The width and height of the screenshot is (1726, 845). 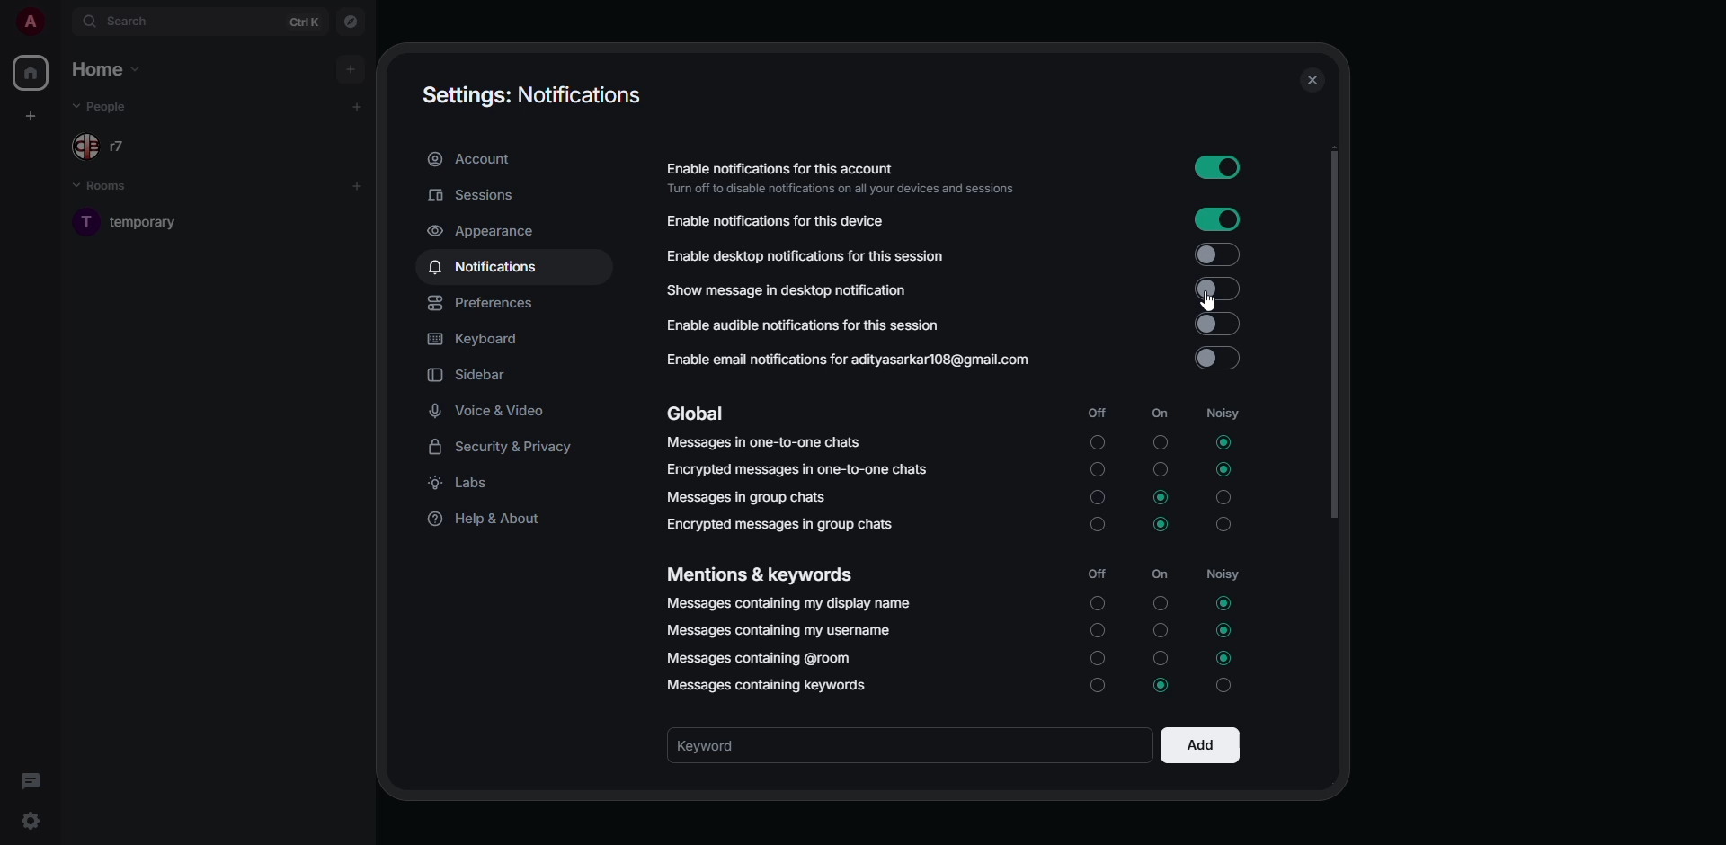 I want to click on sidebar, so click(x=470, y=374).